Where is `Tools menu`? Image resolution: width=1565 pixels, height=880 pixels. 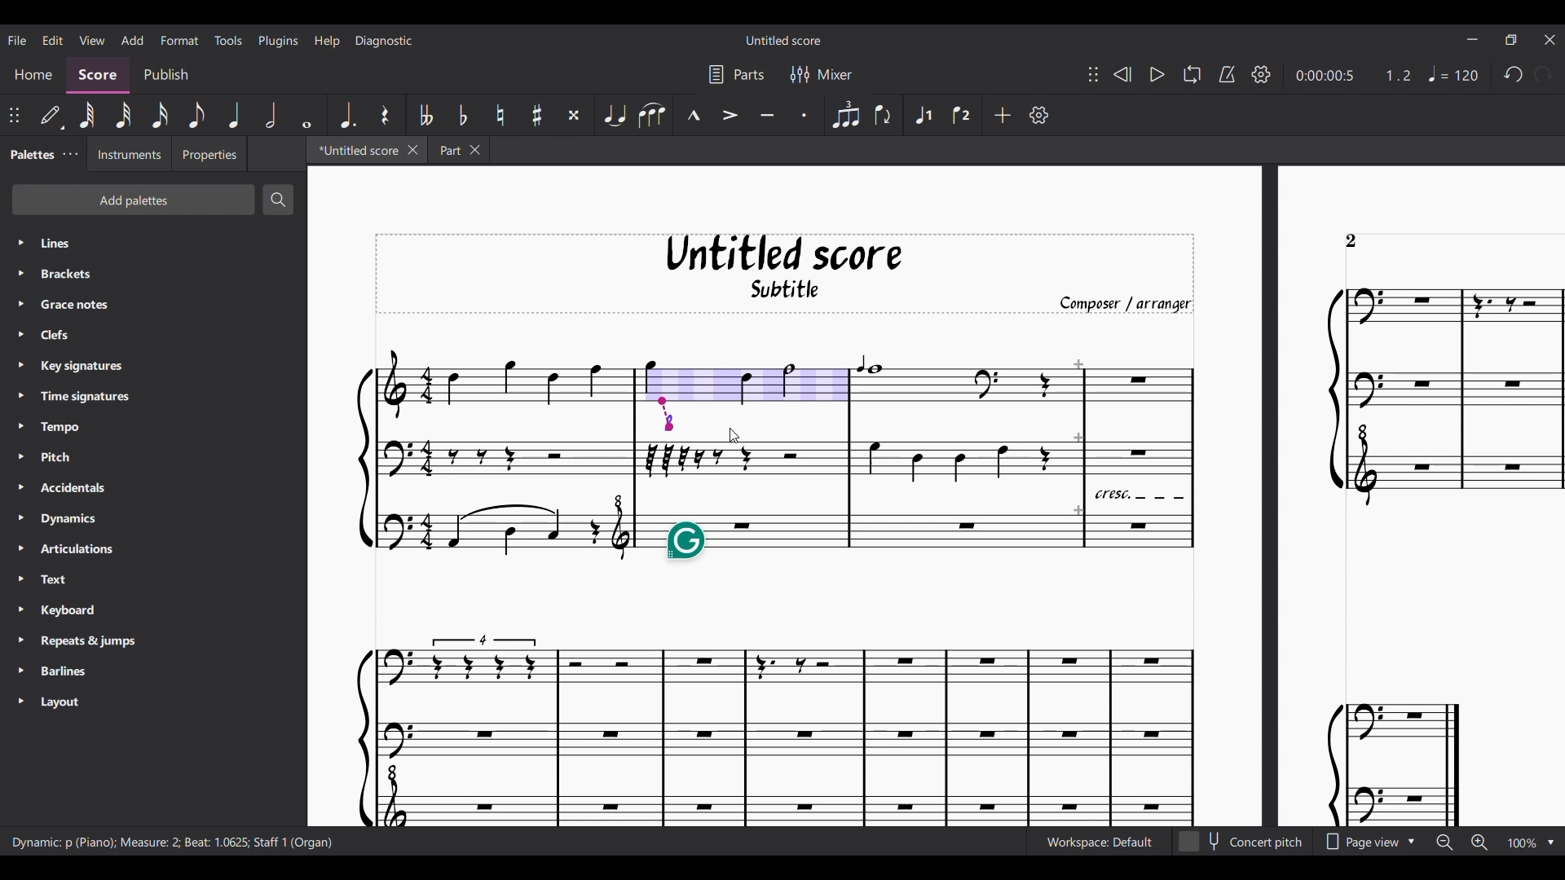
Tools menu is located at coordinates (227, 40).